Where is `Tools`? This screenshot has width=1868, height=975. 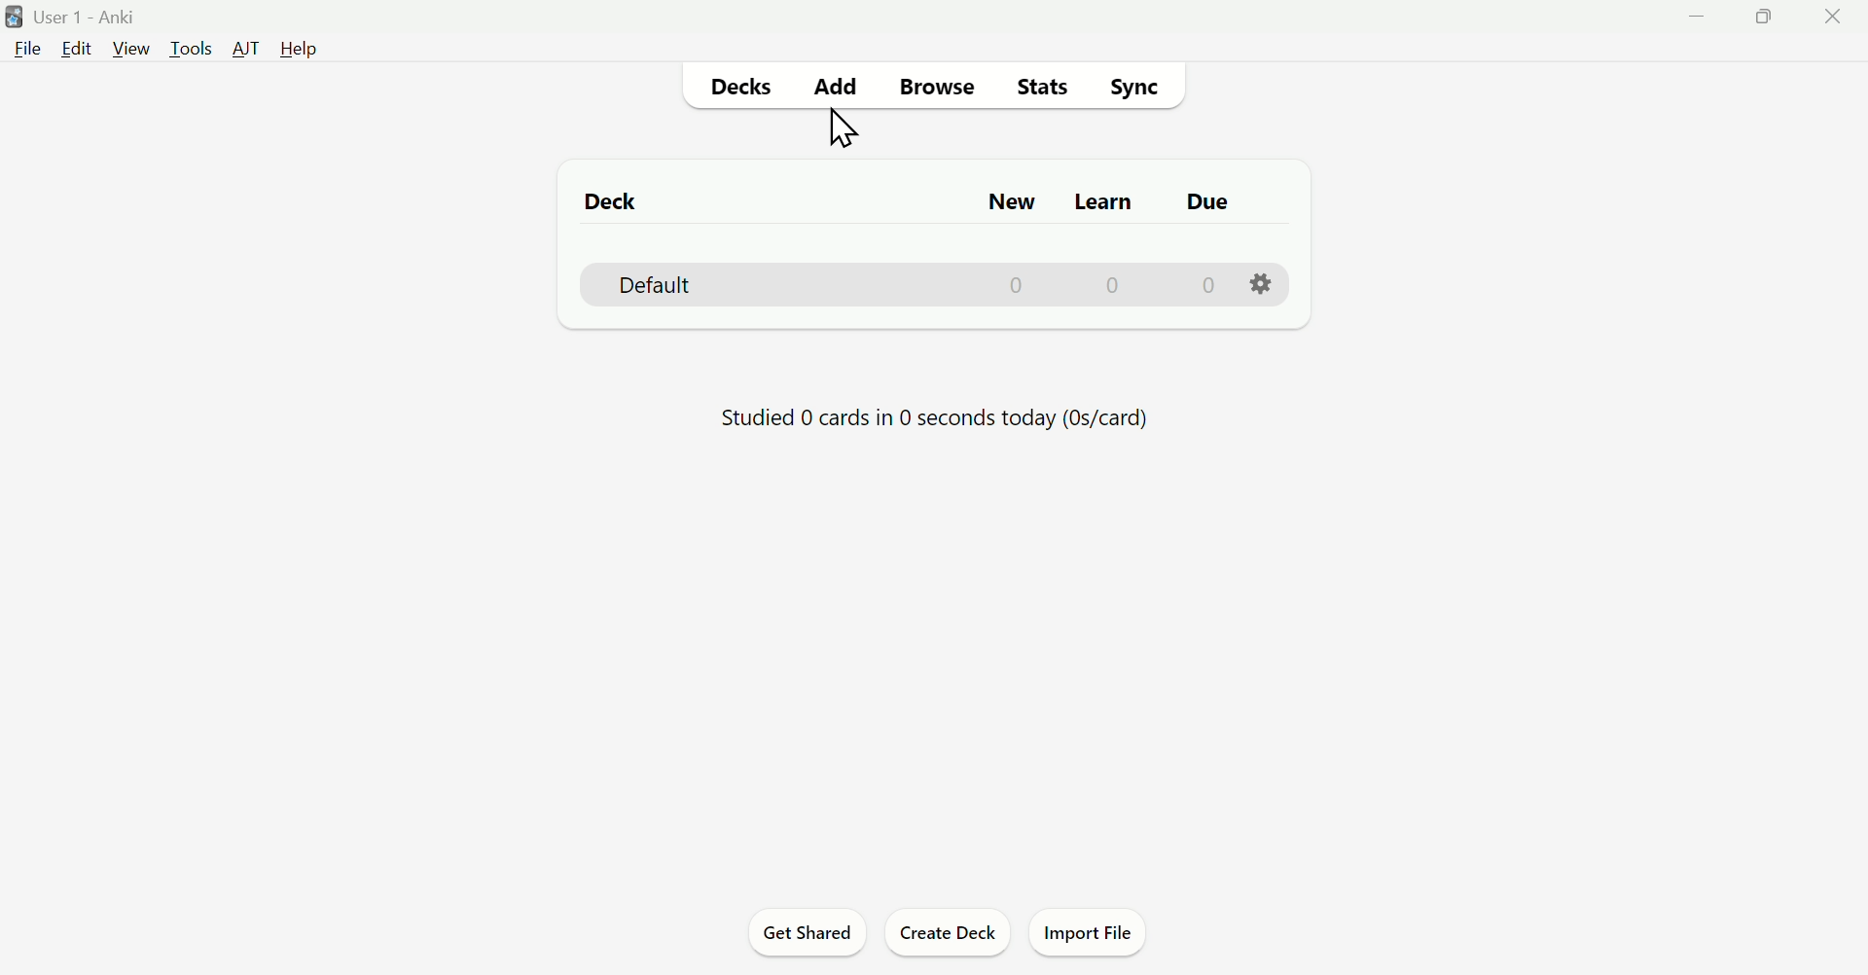 Tools is located at coordinates (189, 48).